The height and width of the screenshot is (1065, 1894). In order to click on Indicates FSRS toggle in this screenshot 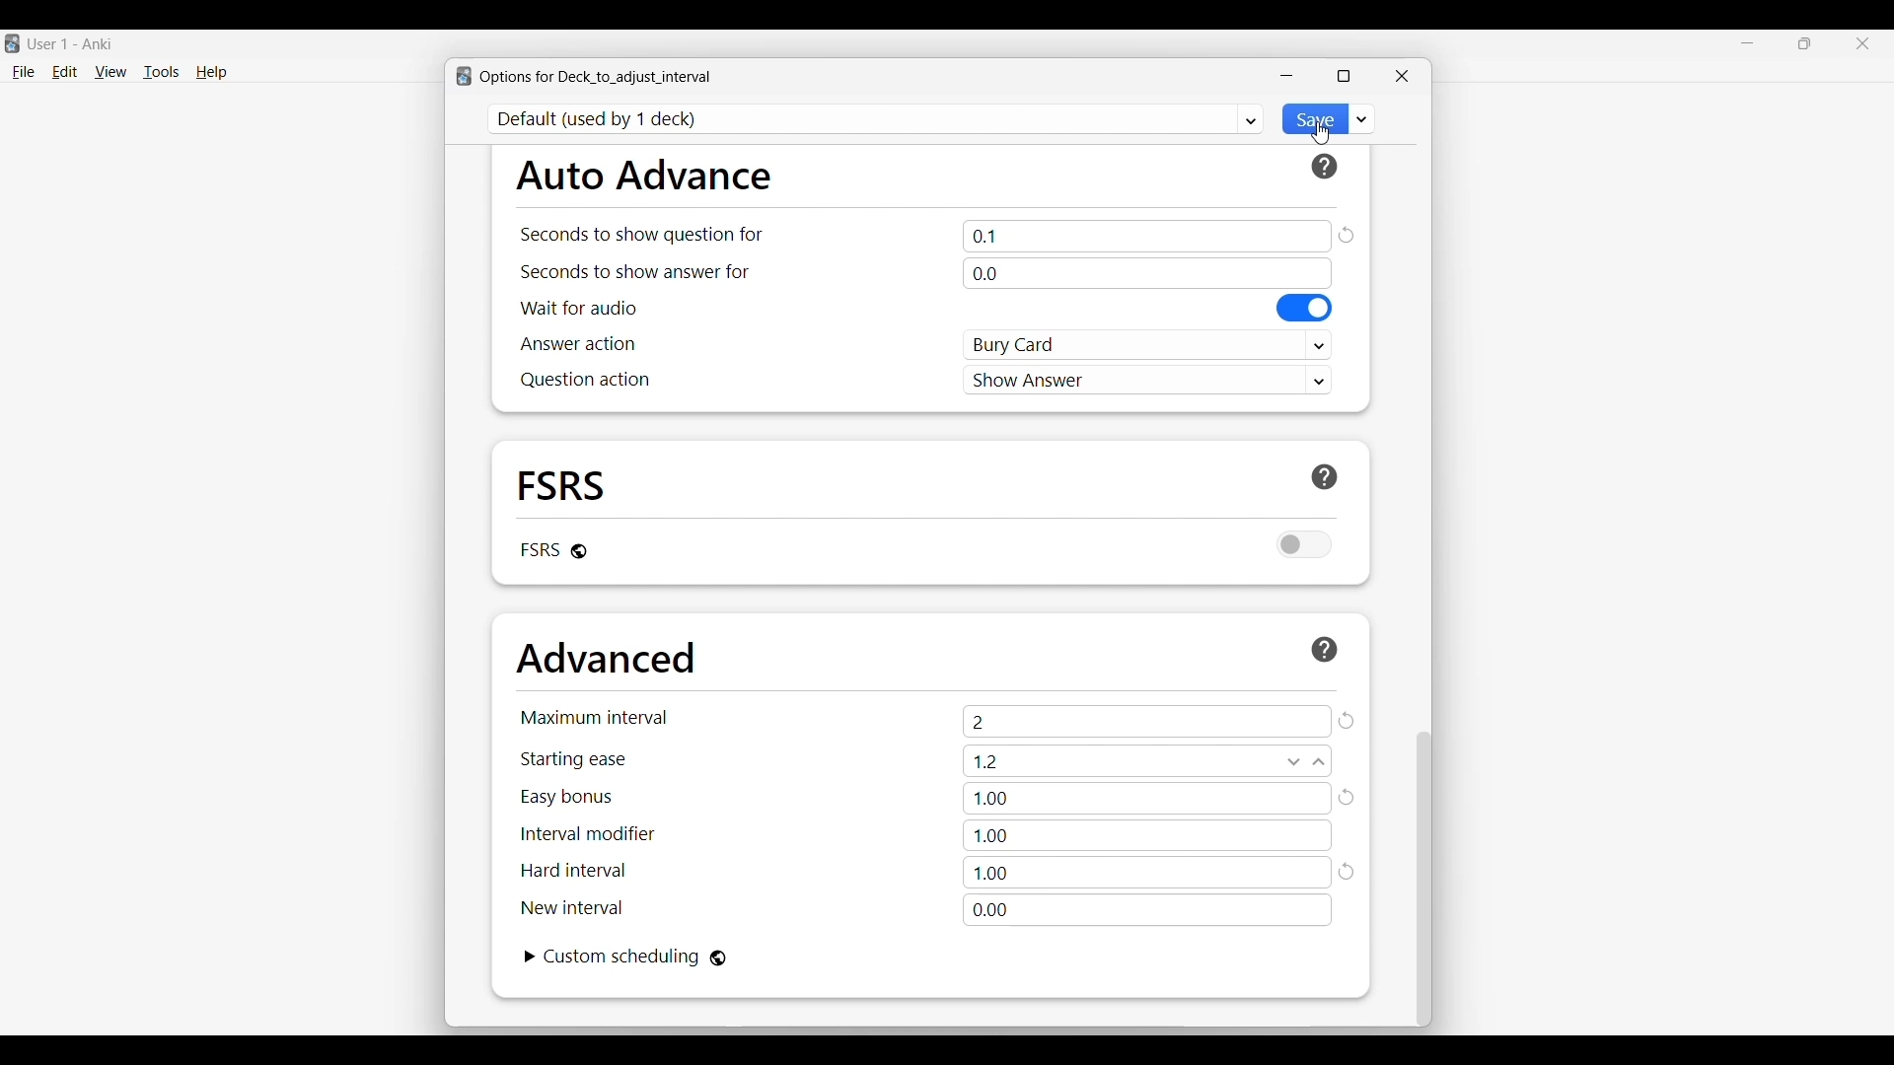, I will do `click(539, 549)`.